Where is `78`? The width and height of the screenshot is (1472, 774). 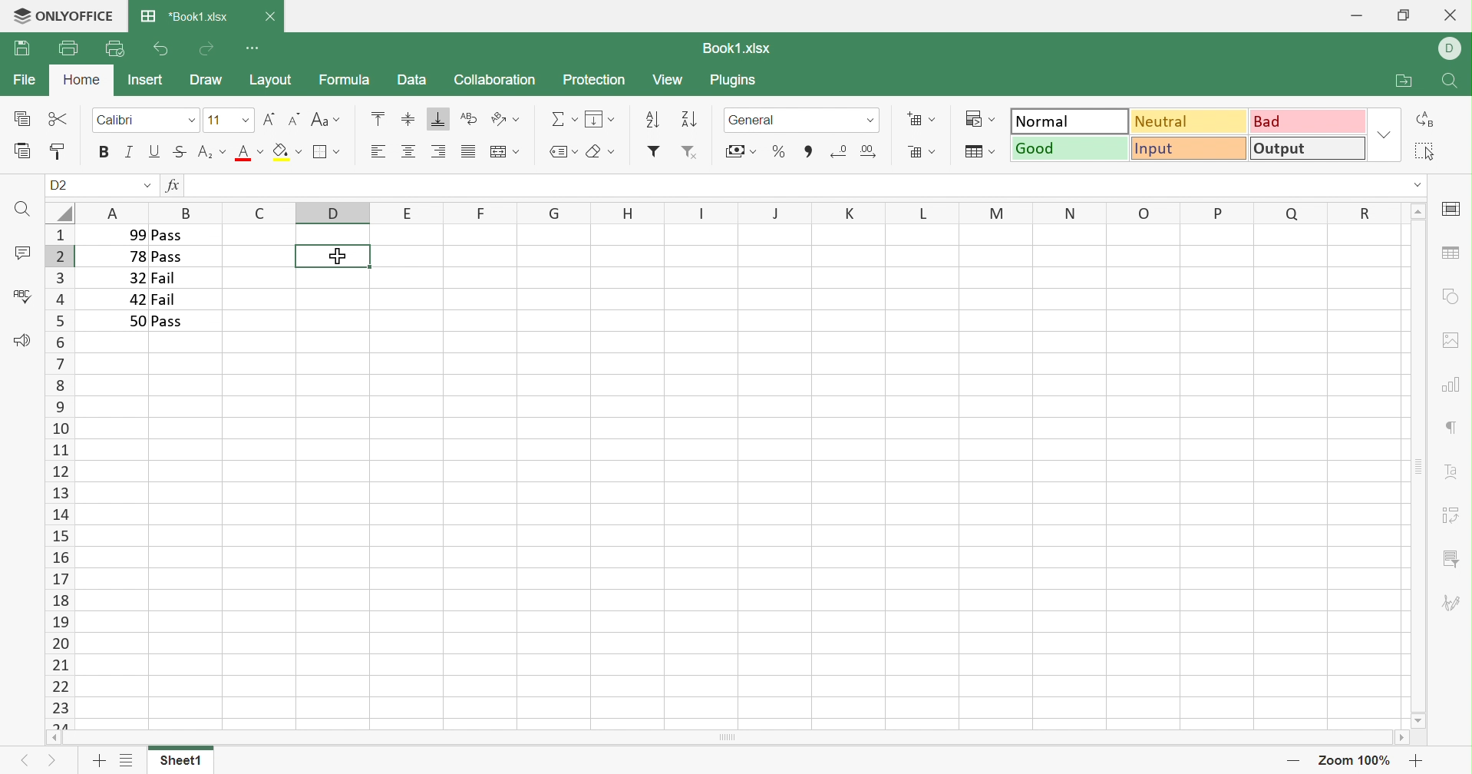 78 is located at coordinates (135, 257).